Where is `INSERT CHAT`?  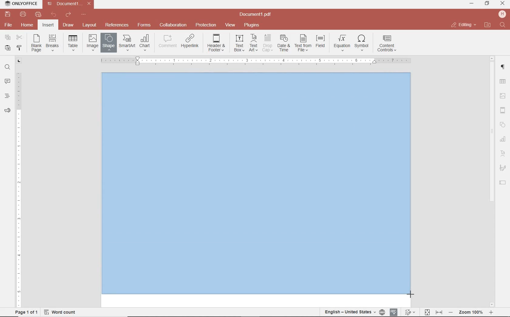 INSERT CHAT is located at coordinates (145, 43).